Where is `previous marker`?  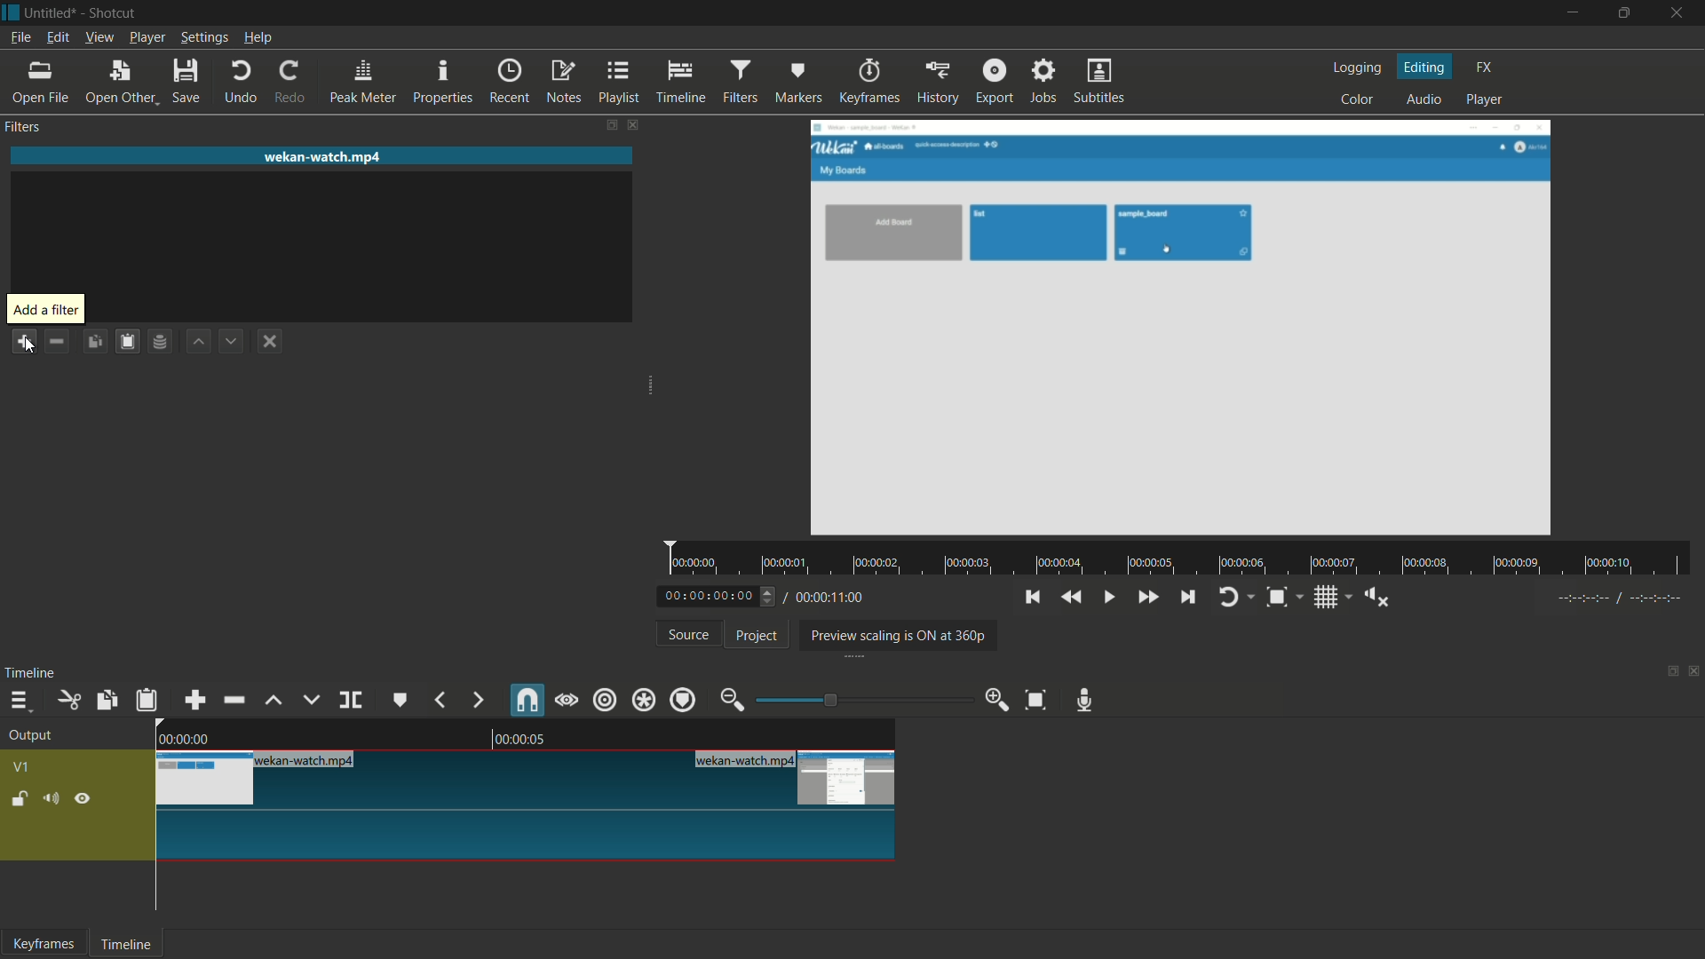 previous marker is located at coordinates (438, 700).